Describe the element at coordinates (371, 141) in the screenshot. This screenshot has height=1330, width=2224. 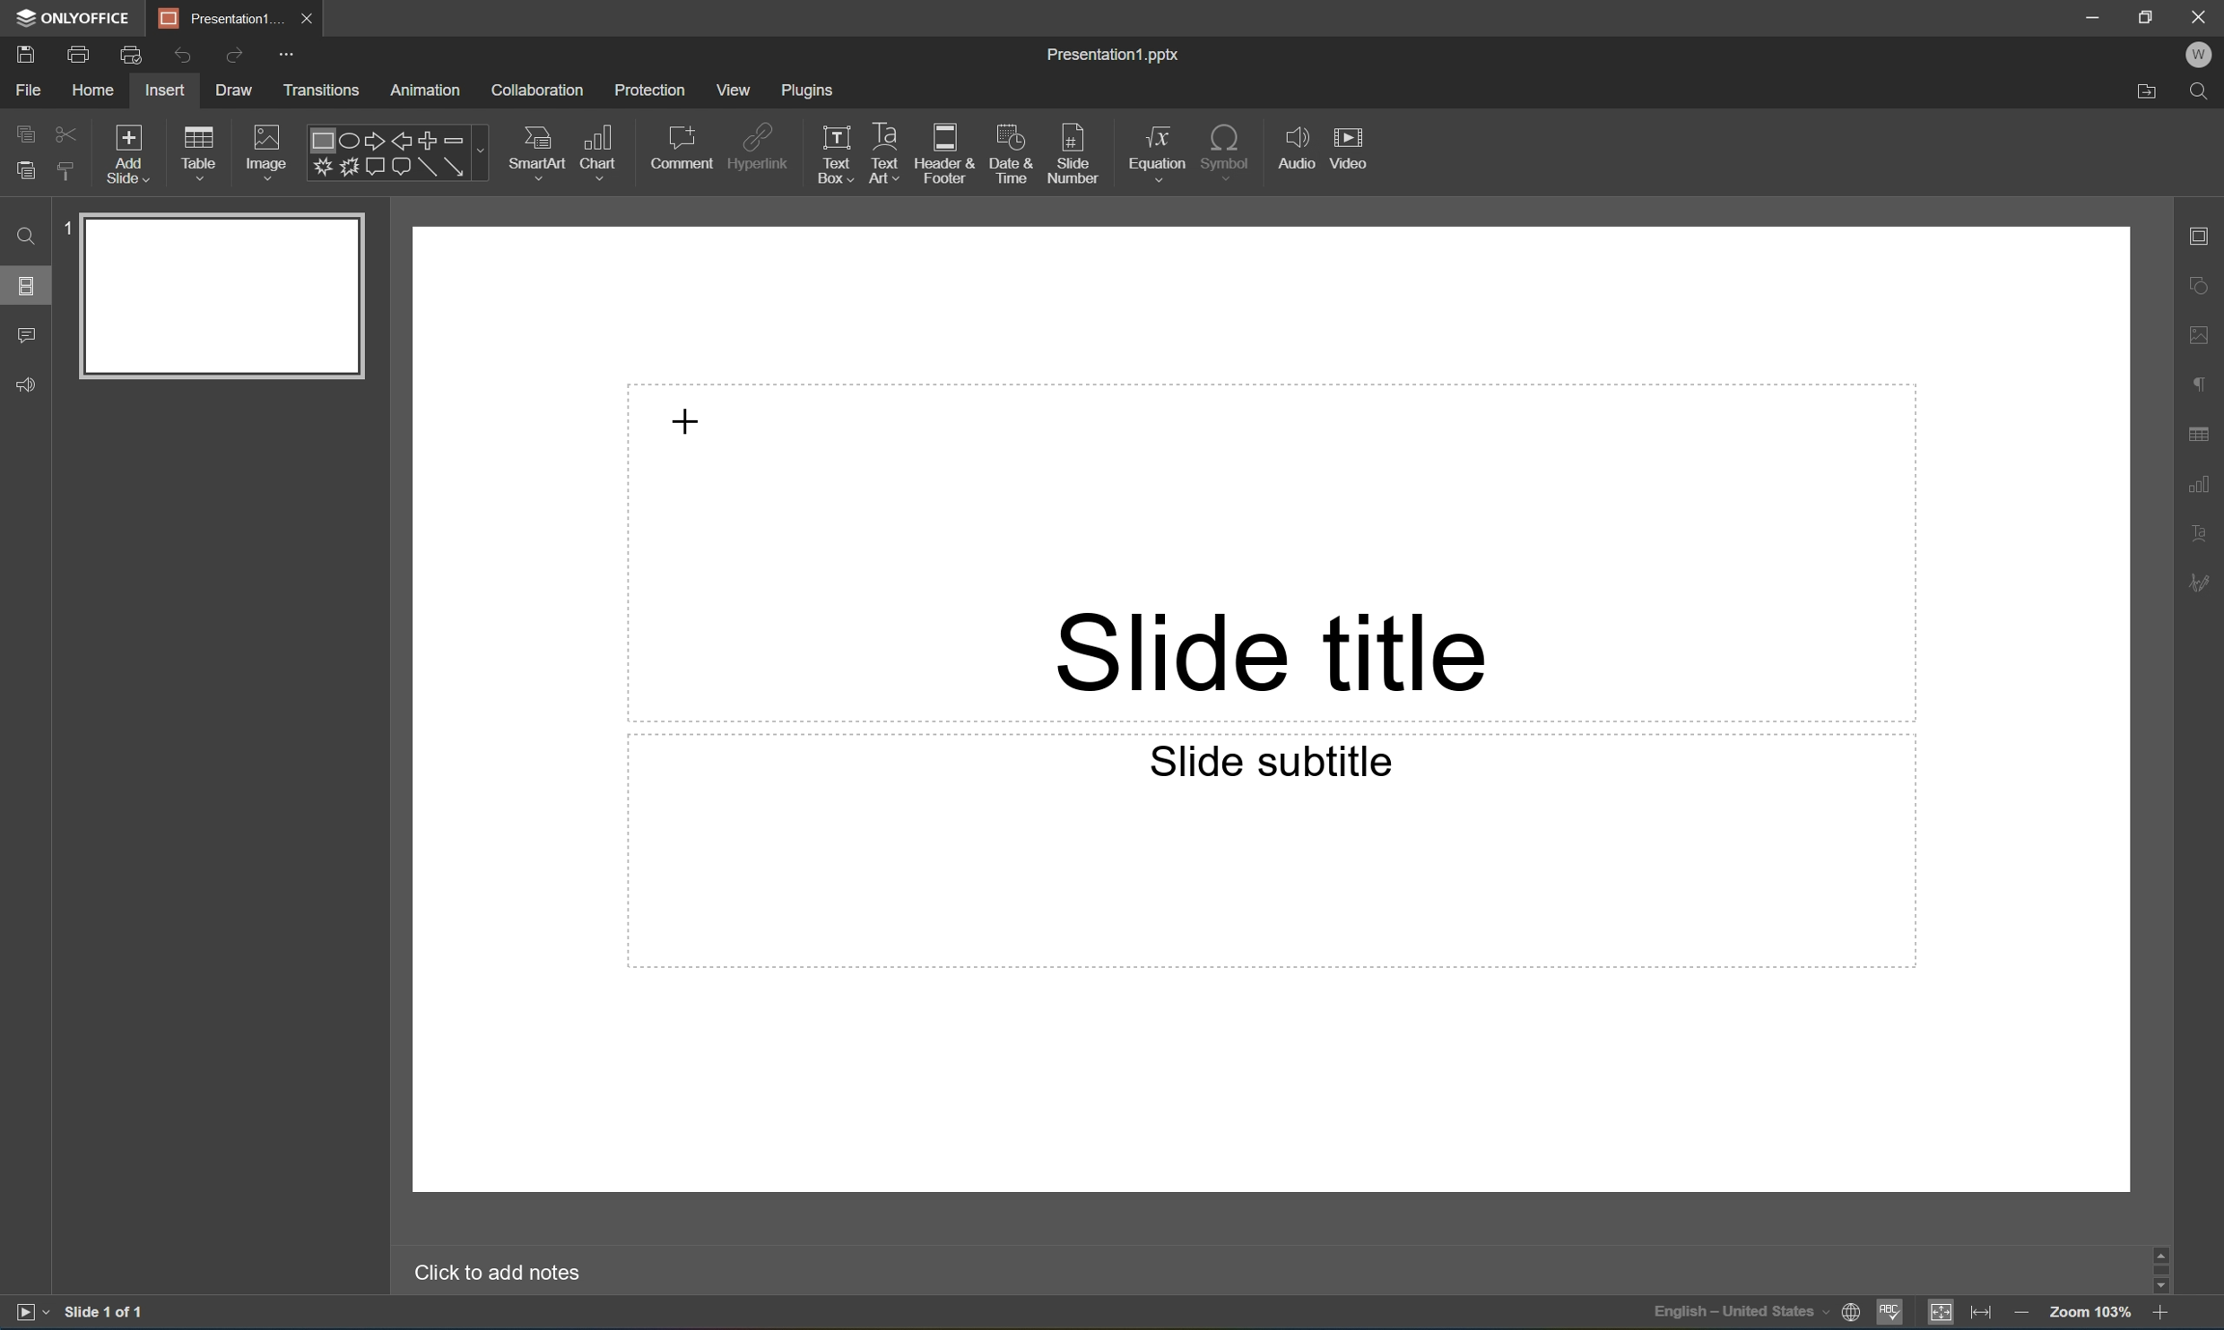
I see `Right arrow` at that location.